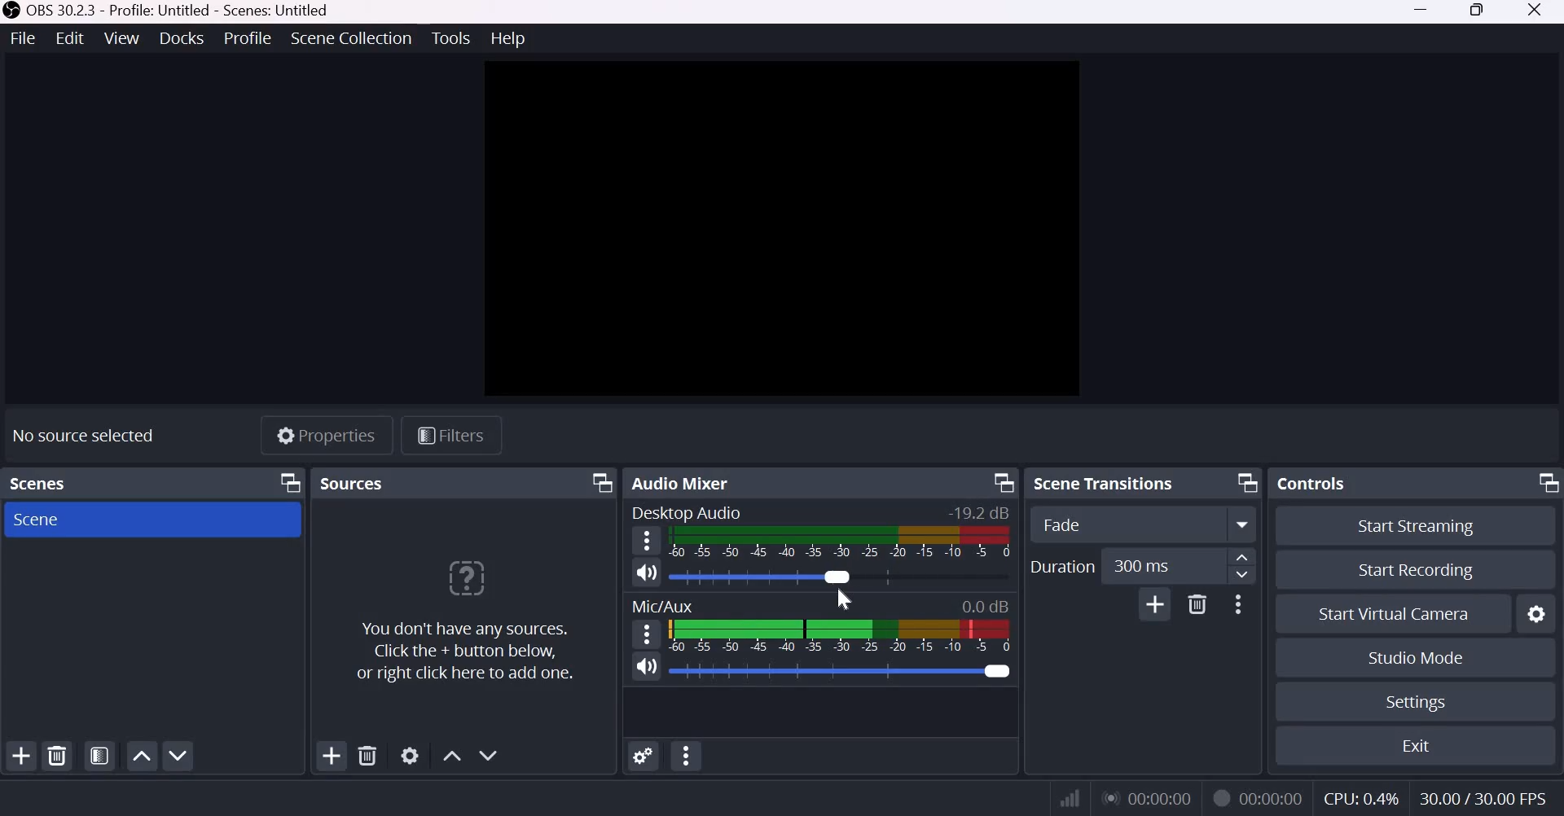  What do you see at coordinates (369, 756) in the screenshot?
I see `Remove selected source(s)` at bounding box center [369, 756].